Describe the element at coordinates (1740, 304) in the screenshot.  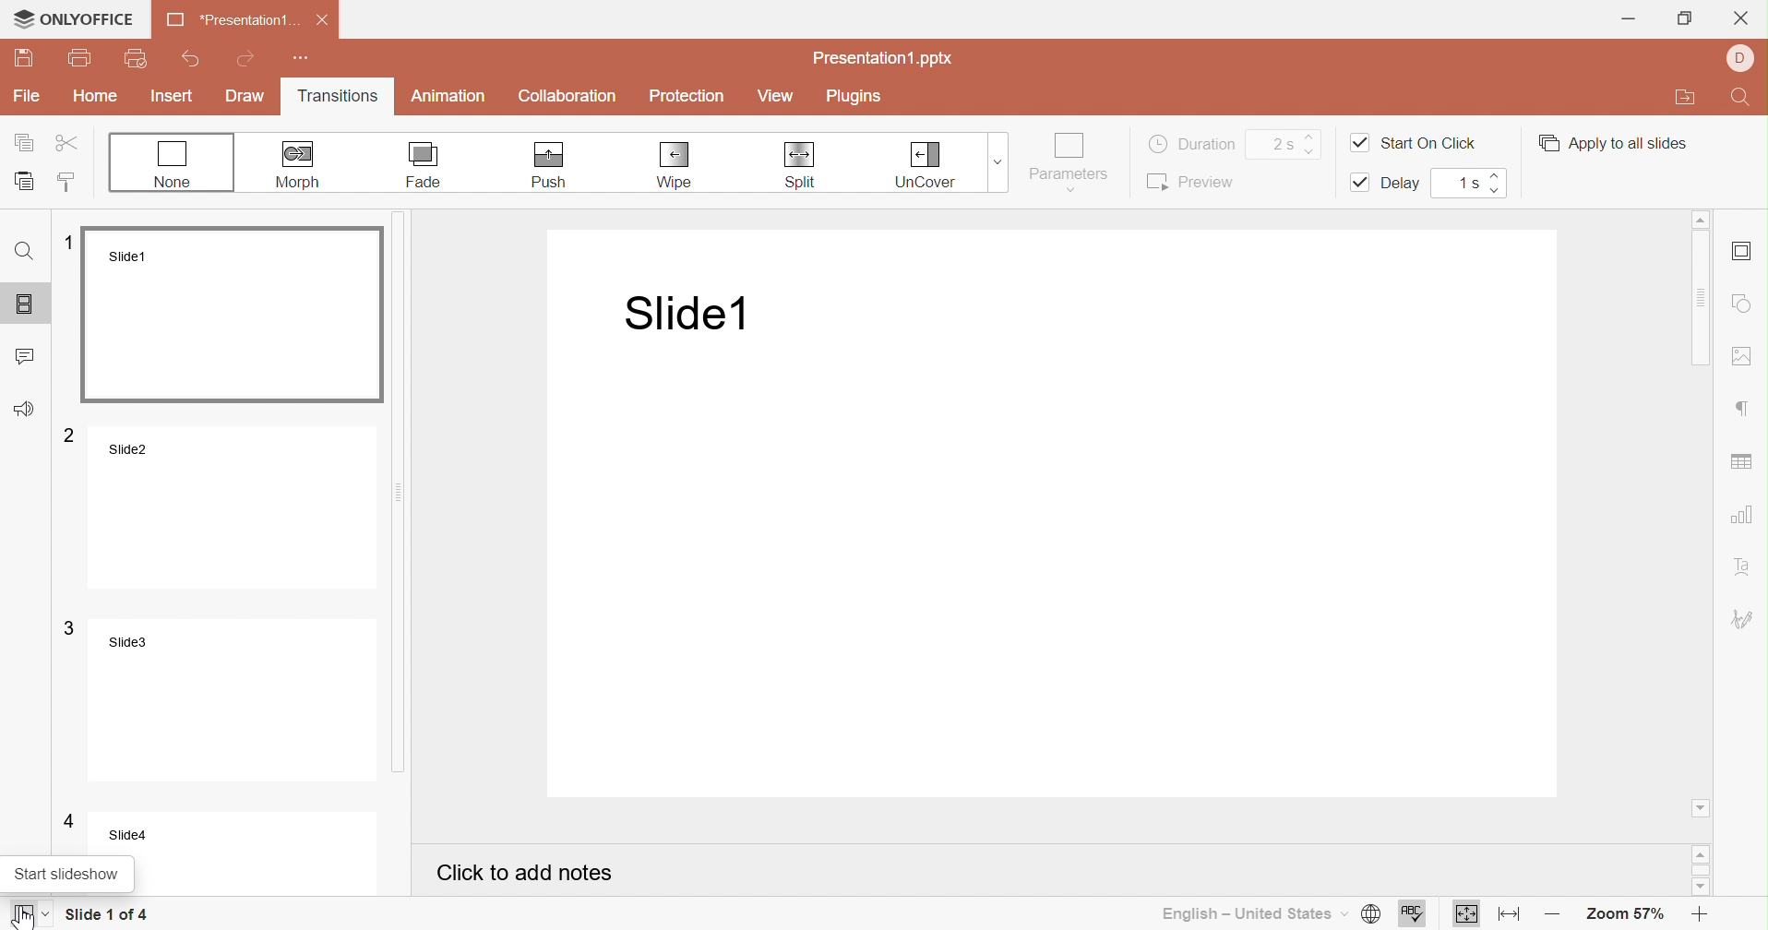
I see `Shape settings` at that location.